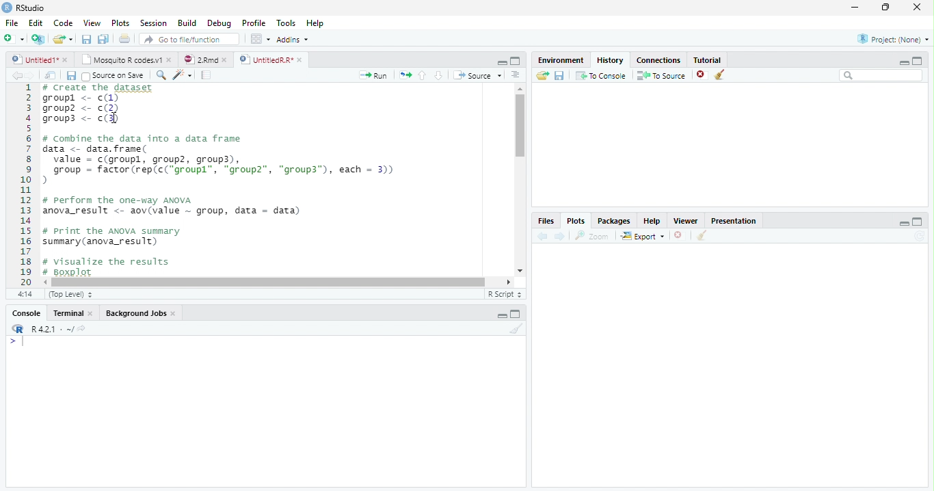 The width and height of the screenshot is (934, 491). What do you see at coordinates (10, 342) in the screenshot?
I see `>` at bounding box center [10, 342].